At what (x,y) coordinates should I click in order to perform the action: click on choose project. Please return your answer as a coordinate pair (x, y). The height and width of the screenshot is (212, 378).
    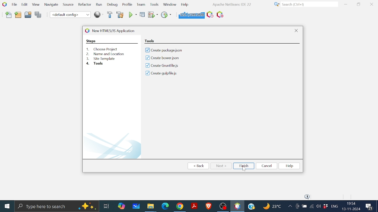
    Looking at the image, I should click on (160, 41).